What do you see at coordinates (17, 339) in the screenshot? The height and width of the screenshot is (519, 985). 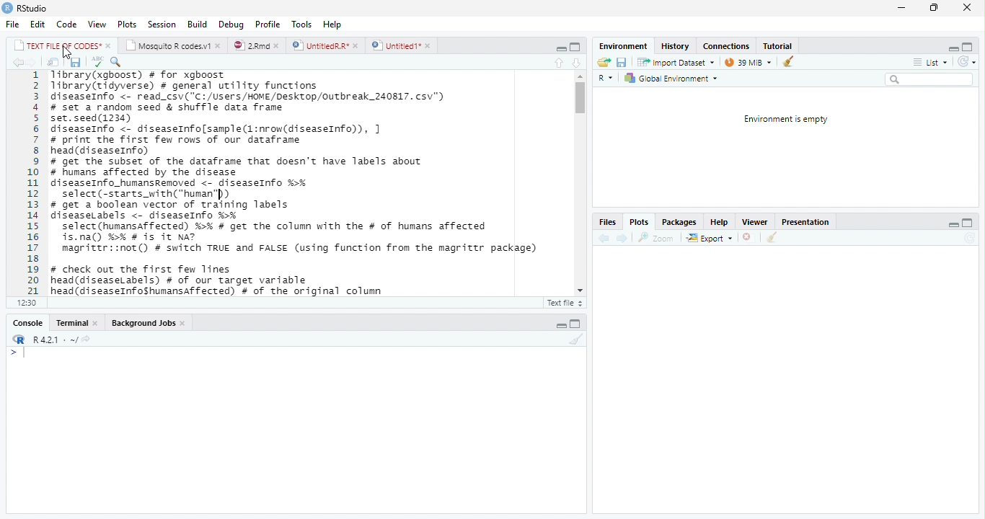 I see `R` at bounding box center [17, 339].